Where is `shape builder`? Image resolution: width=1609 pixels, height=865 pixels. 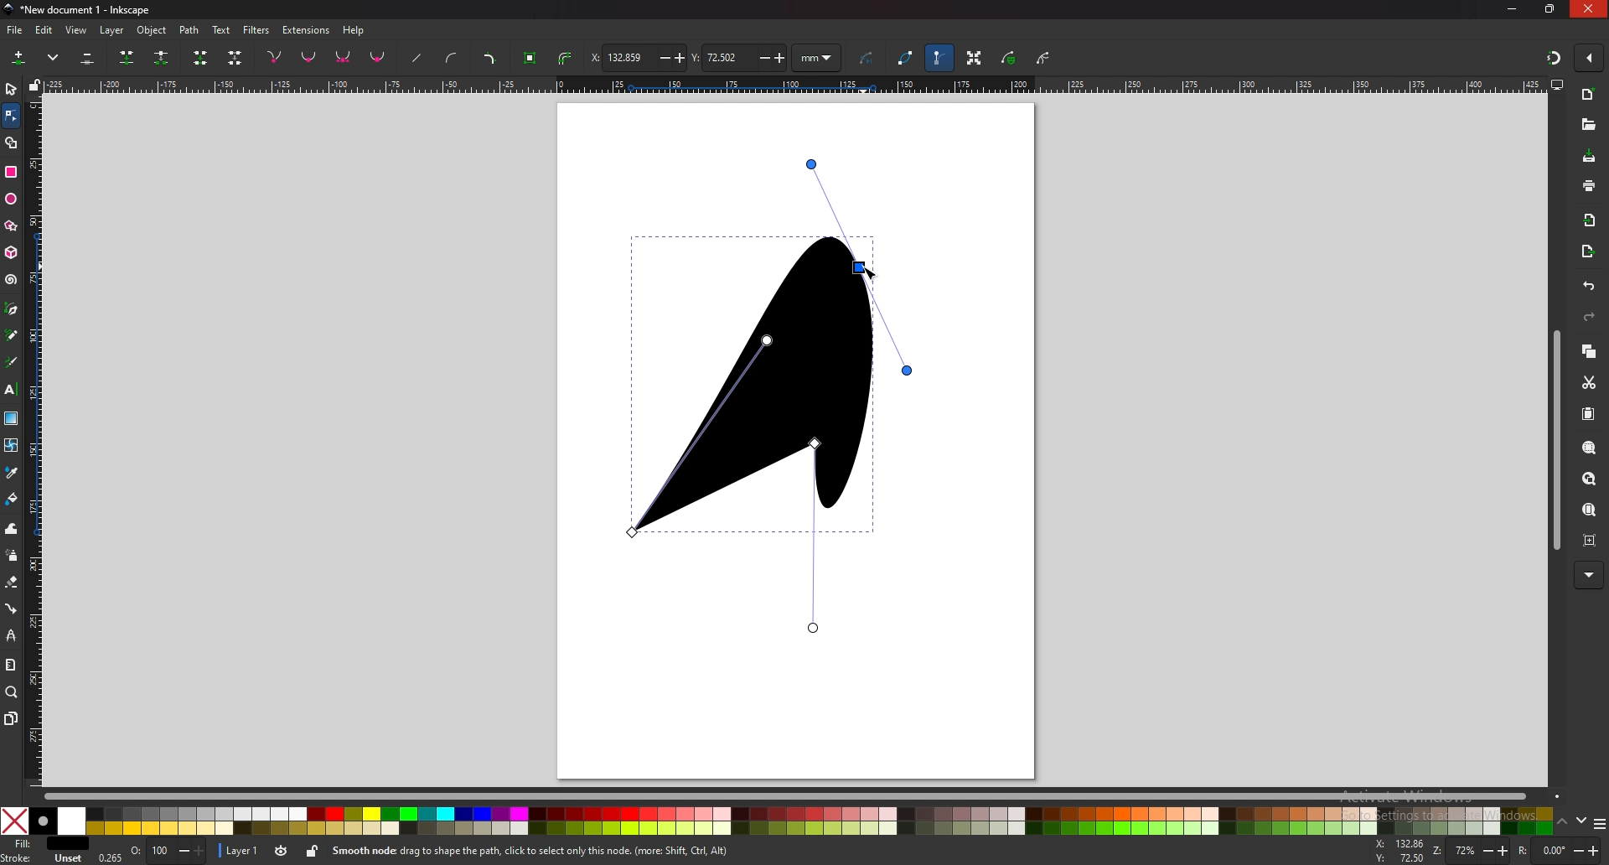 shape builder is located at coordinates (12, 142).